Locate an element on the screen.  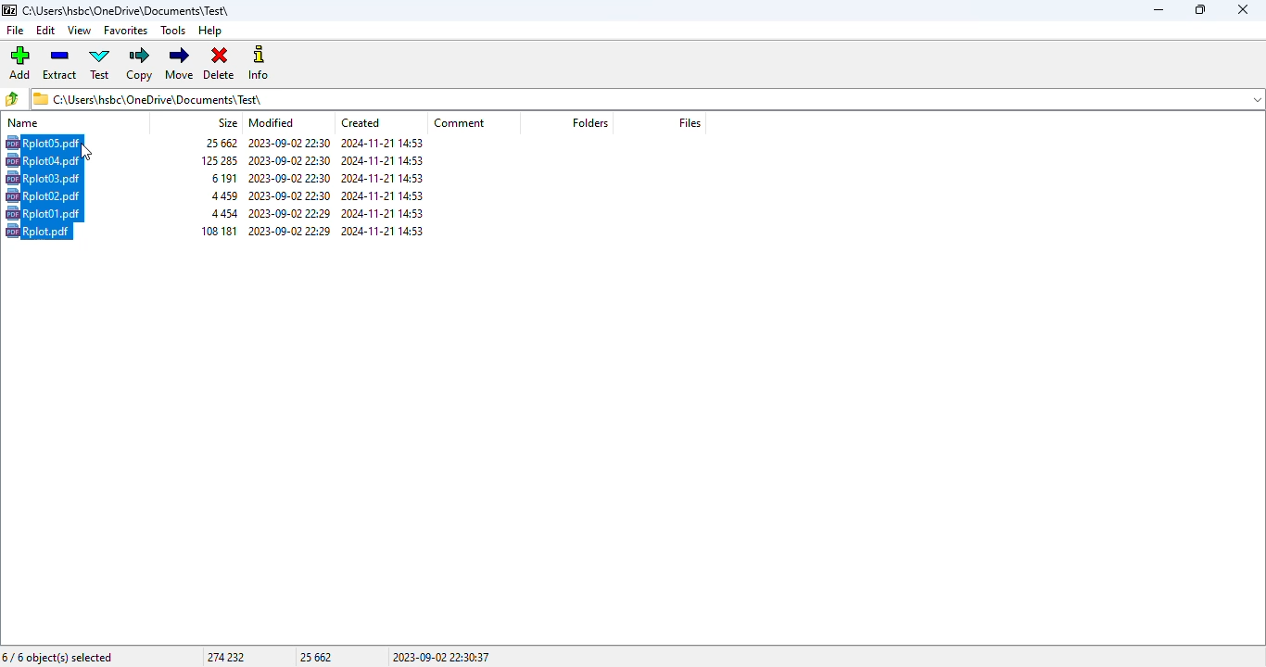
274 232 is located at coordinates (225, 657).